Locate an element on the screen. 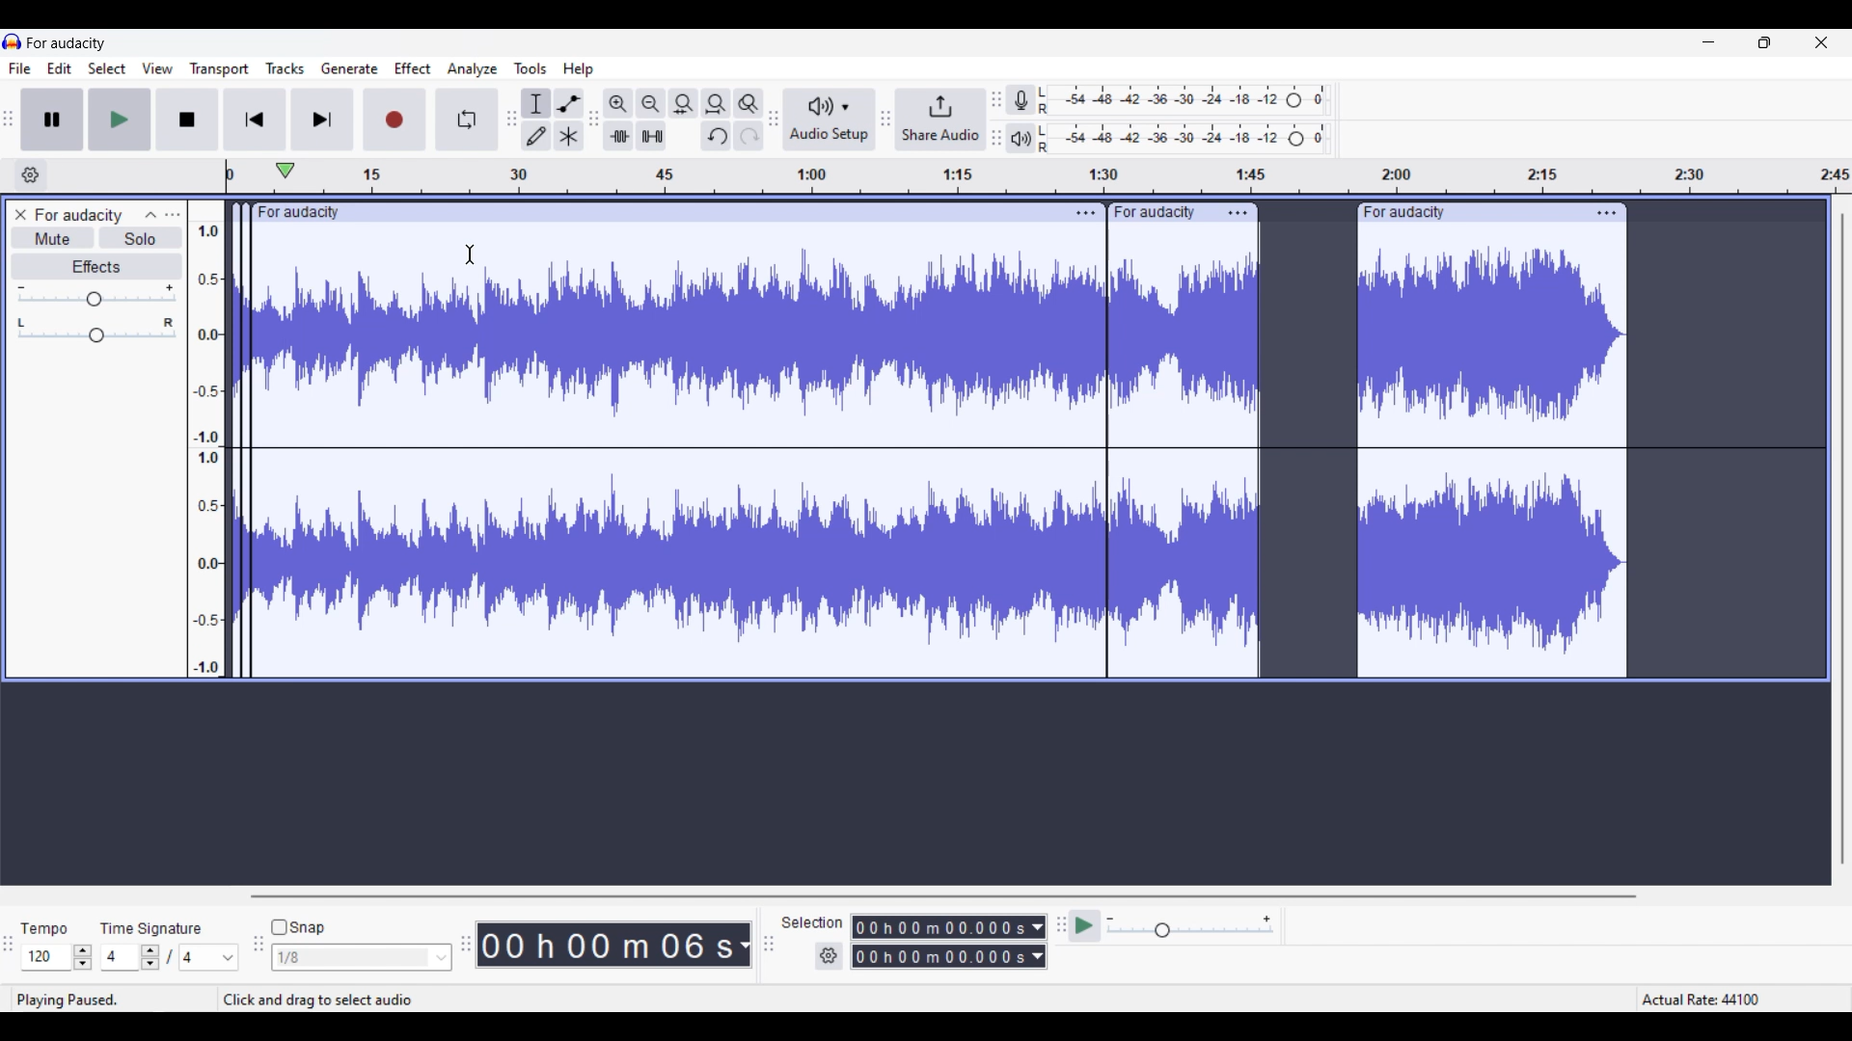 This screenshot has width=1852, height=1041. Stop is located at coordinates (186, 120).